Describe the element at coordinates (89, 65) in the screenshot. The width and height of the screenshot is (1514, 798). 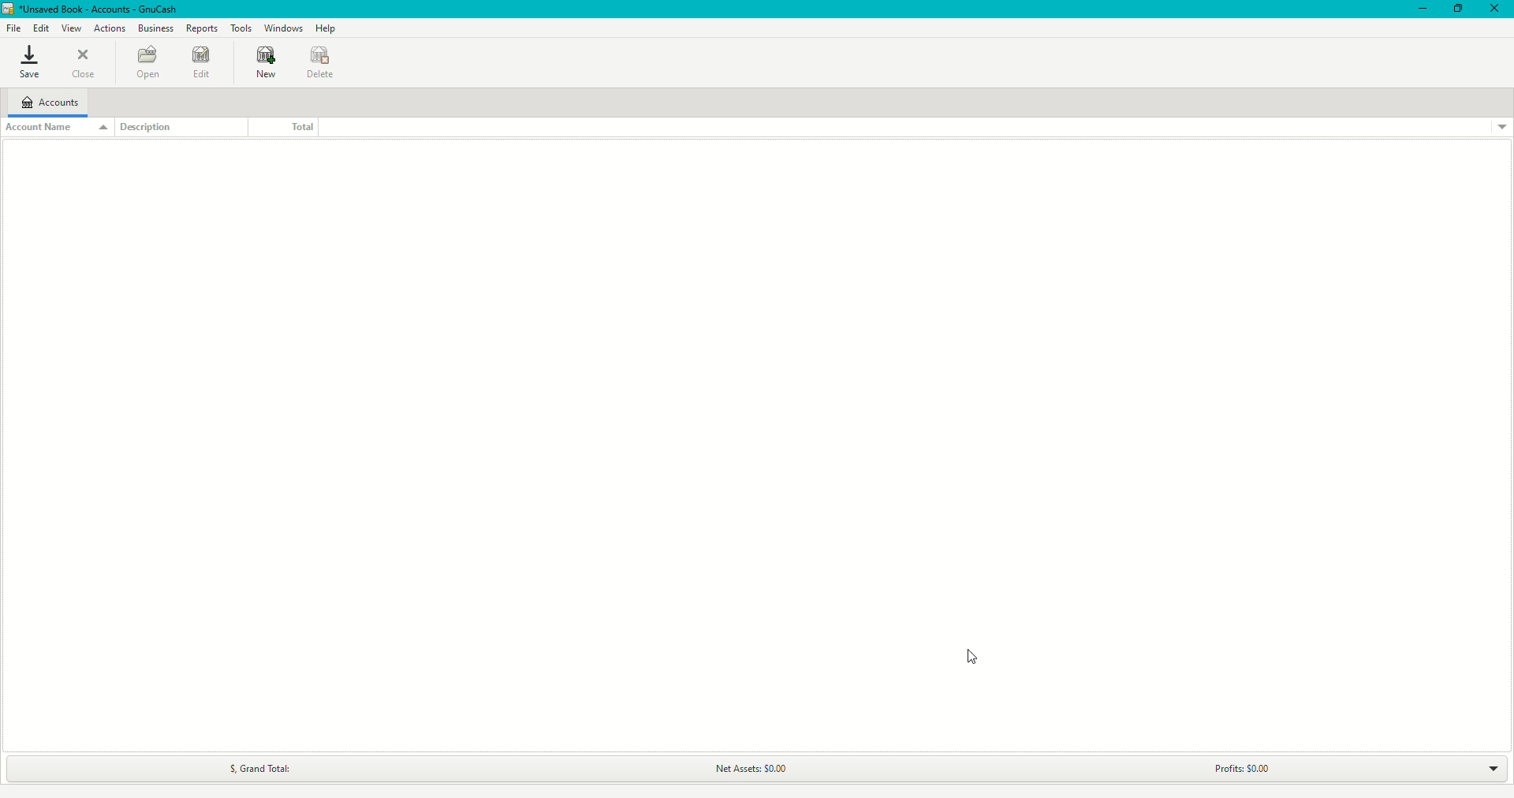
I see `Close` at that location.